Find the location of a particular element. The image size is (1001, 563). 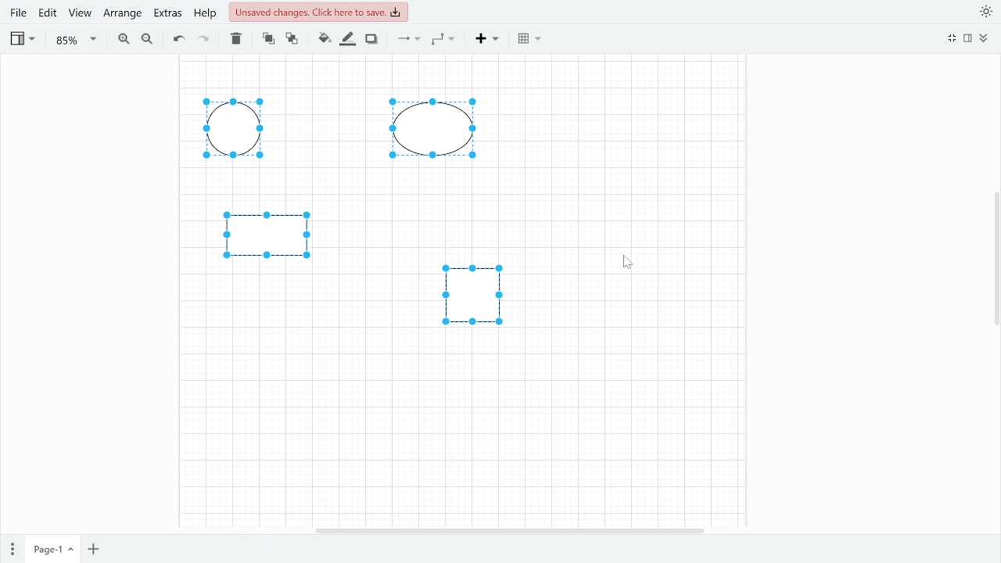

Zoom is located at coordinates (76, 41).